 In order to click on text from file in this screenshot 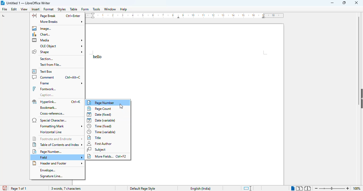, I will do `click(51, 64)`.